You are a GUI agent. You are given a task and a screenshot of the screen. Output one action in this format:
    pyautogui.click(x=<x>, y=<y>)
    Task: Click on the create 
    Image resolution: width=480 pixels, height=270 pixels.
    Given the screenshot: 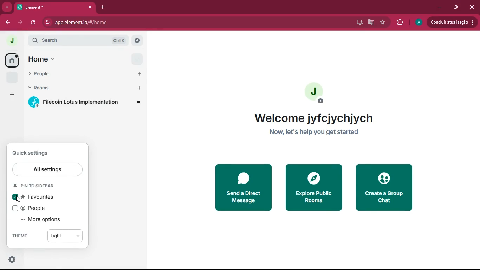 What is the action you would take?
    pyautogui.click(x=386, y=188)
    